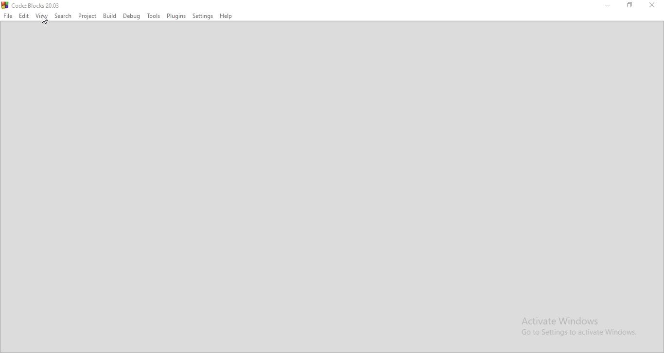  Describe the element at coordinates (109, 16) in the screenshot. I see `Build ` at that location.